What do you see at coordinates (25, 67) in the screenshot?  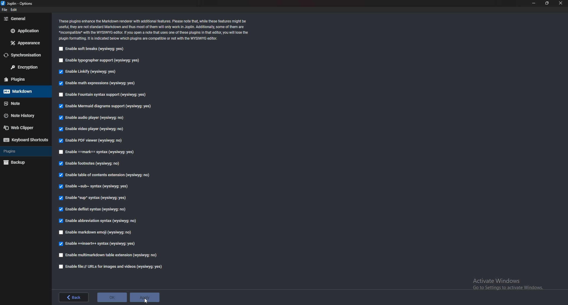 I see `encryption` at bounding box center [25, 67].